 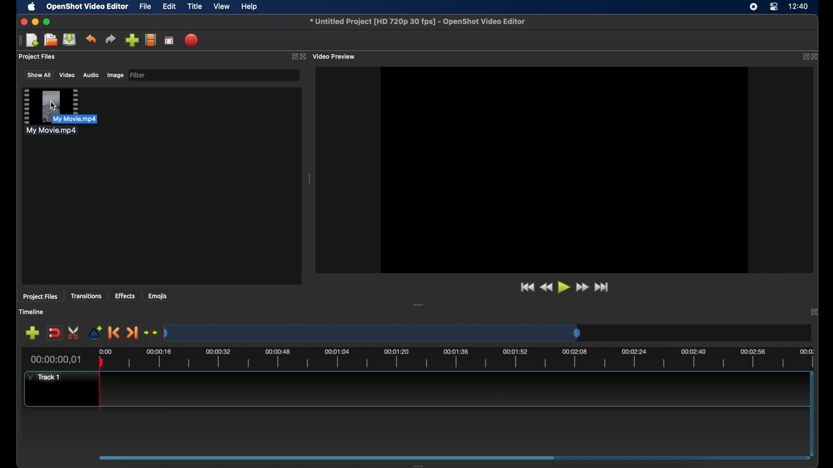 What do you see at coordinates (19, 40) in the screenshot?
I see `drag handle` at bounding box center [19, 40].